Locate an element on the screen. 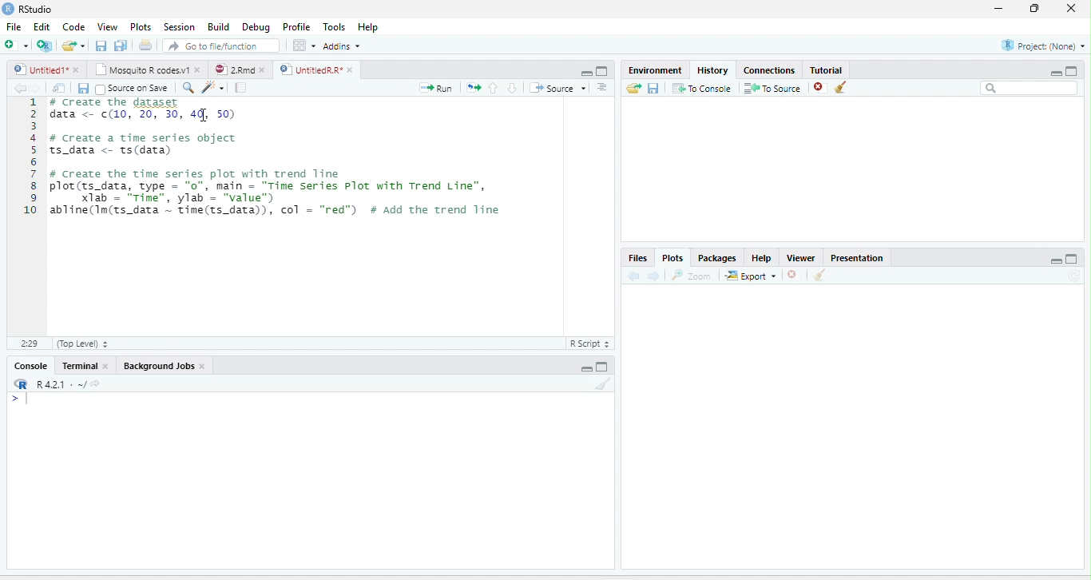  Save current document is located at coordinates (101, 45).